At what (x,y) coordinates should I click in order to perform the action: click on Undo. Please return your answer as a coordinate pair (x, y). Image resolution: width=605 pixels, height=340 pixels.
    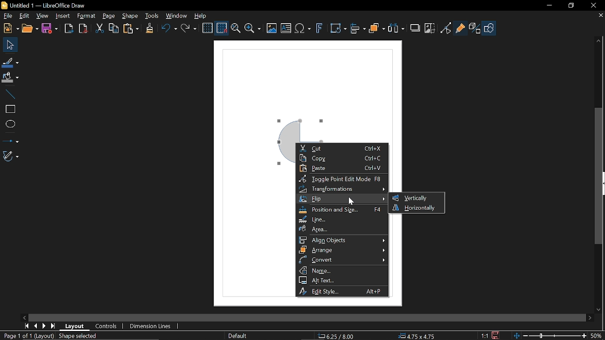
    Looking at the image, I should click on (169, 29).